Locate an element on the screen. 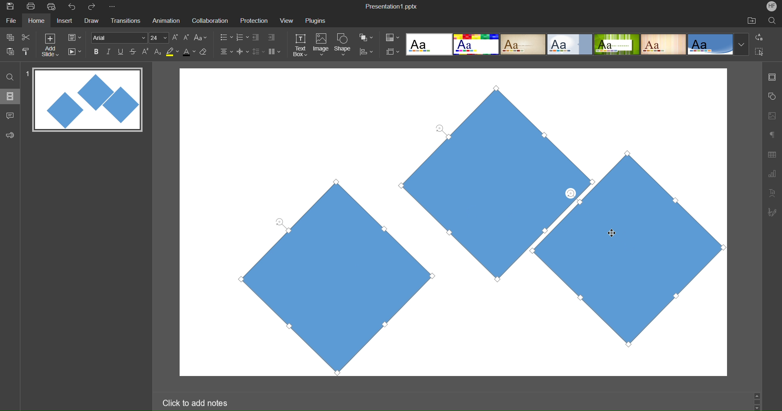 Image resolution: width=782 pixels, height=411 pixels. chat is located at coordinates (11, 114).